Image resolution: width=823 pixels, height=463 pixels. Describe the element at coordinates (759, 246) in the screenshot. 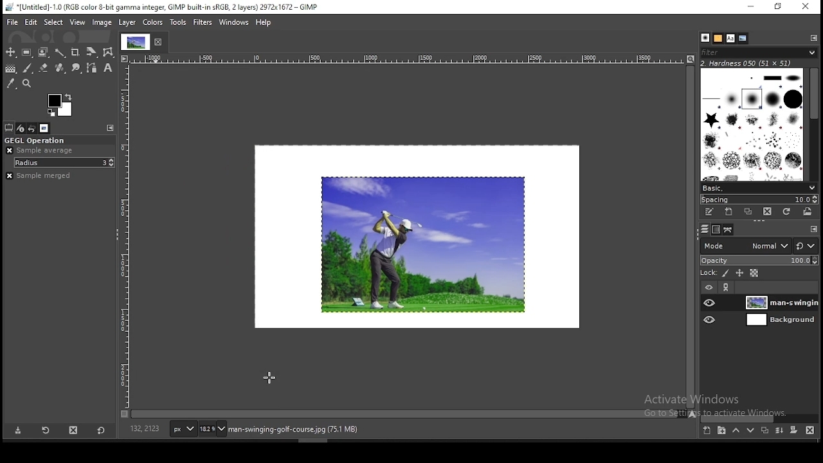

I see `blend mode` at that location.